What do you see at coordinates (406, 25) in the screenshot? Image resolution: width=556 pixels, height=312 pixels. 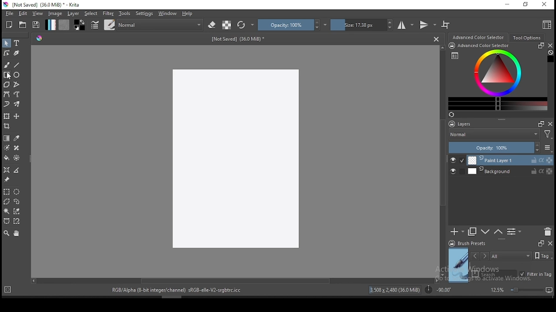 I see `horizontal mirror tool` at bounding box center [406, 25].